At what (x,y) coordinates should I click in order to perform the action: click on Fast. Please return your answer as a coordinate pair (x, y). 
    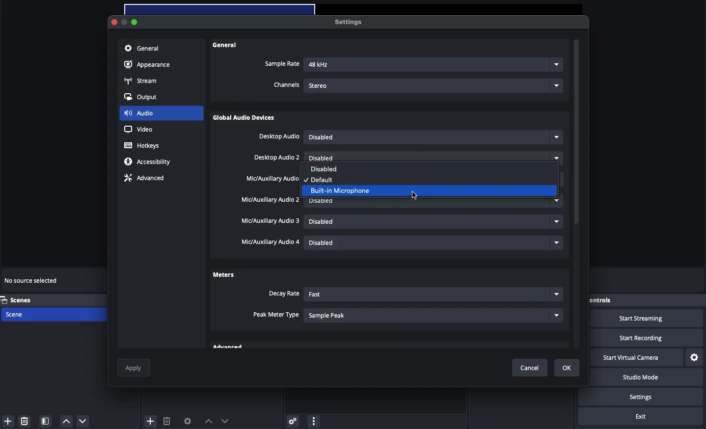
    Looking at the image, I should click on (432, 295).